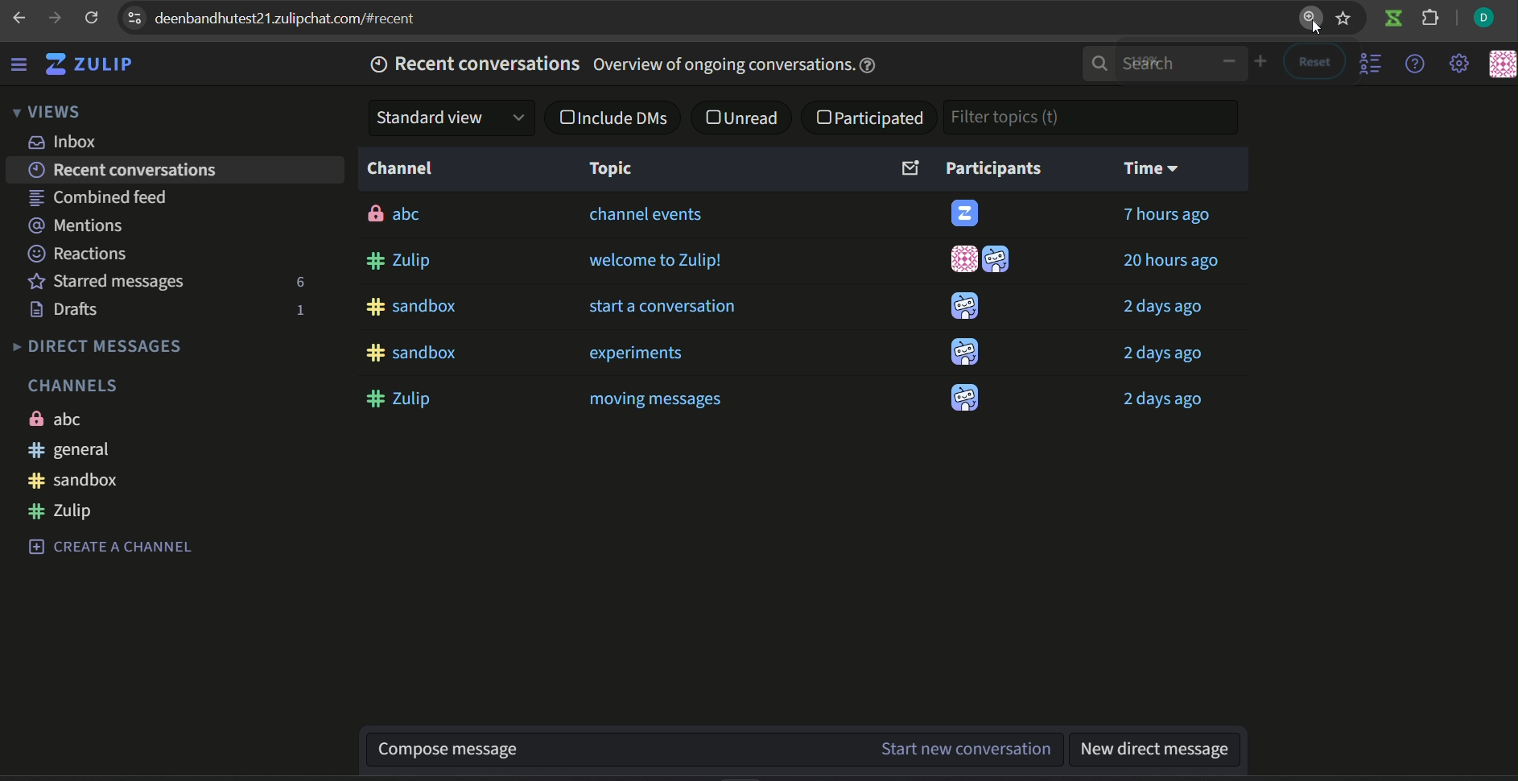 The image size is (1518, 781). What do you see at coordinates (1461, 65) in the screenshot?
I see `settings` at bounding box center [1461, 65].